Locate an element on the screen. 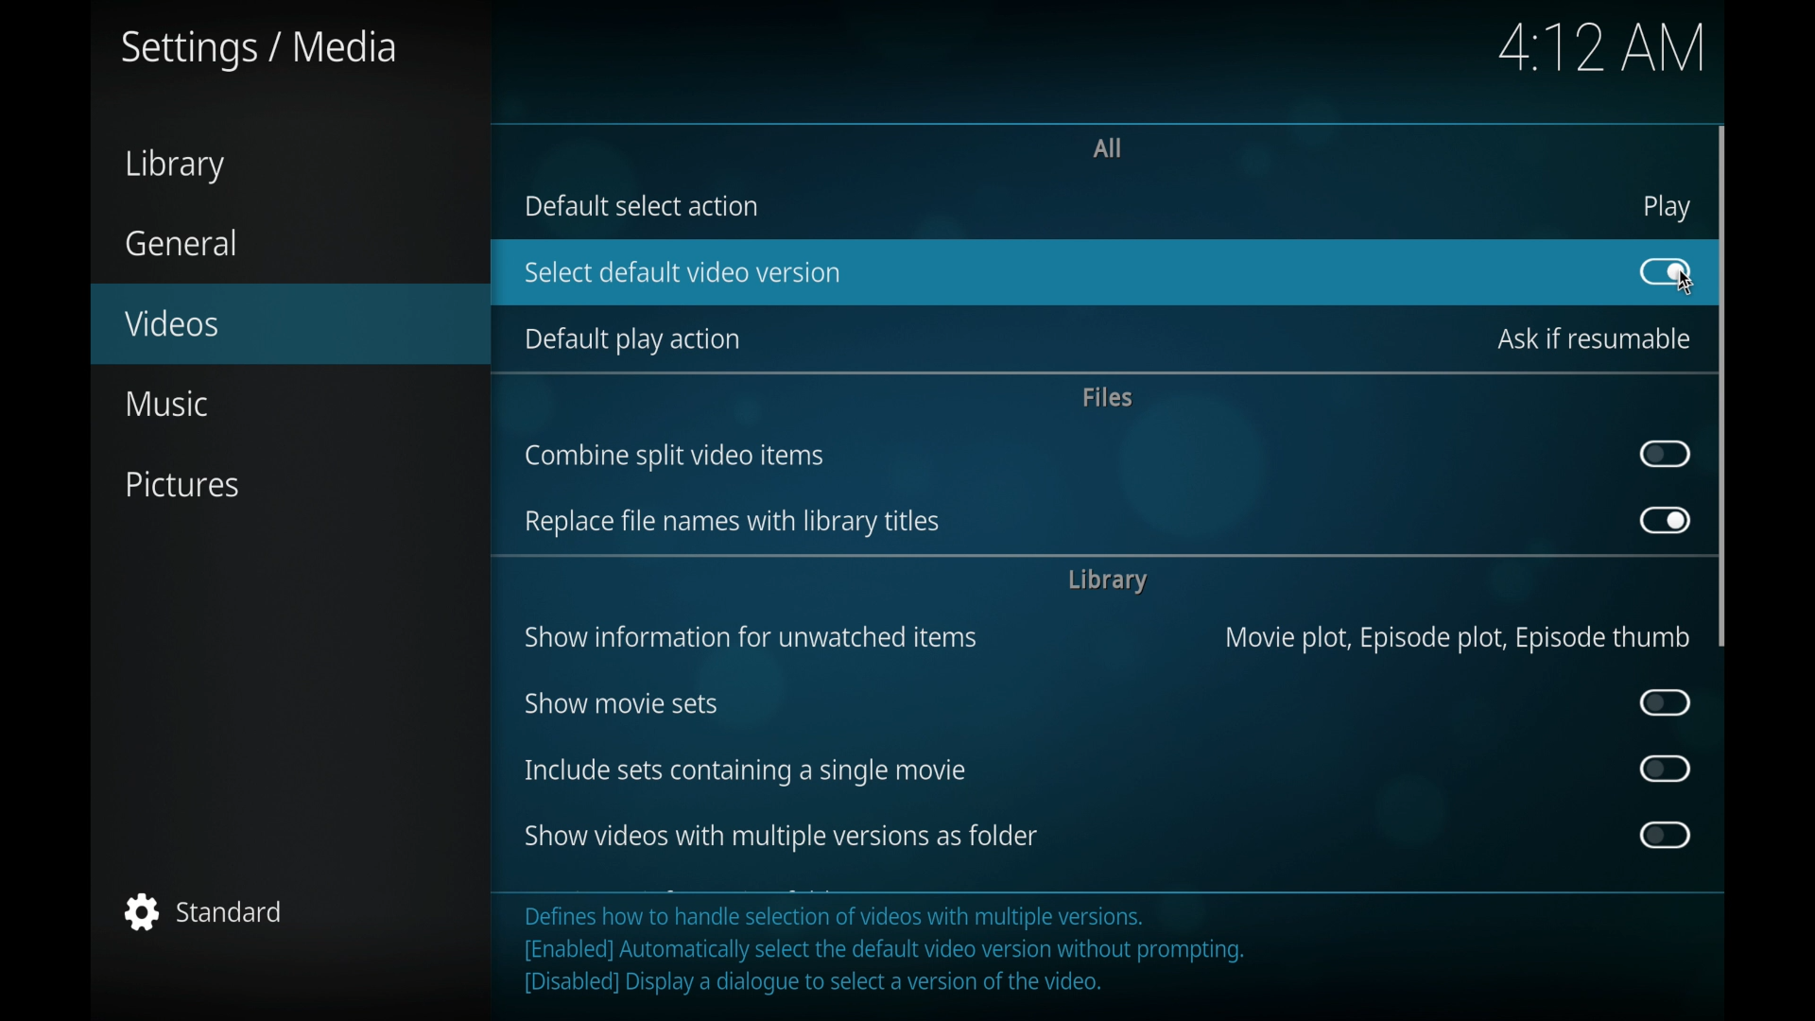 Image resolution: width=1815 pixels, height=1021 pixels. toggle button on is located at coordinates (1664, 271).